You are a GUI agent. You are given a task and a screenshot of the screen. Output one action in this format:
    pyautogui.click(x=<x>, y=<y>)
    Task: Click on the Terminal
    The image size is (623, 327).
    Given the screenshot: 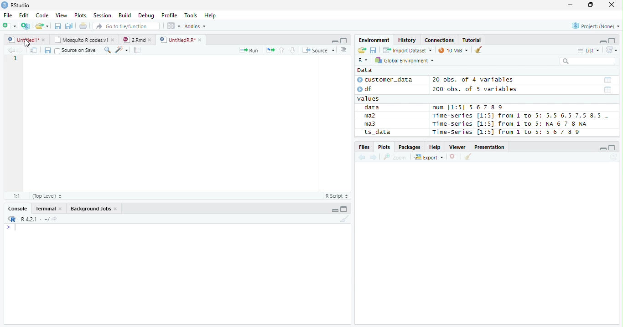 What is the action you would take?
    pyautogui.click(x=48, y=209)
    